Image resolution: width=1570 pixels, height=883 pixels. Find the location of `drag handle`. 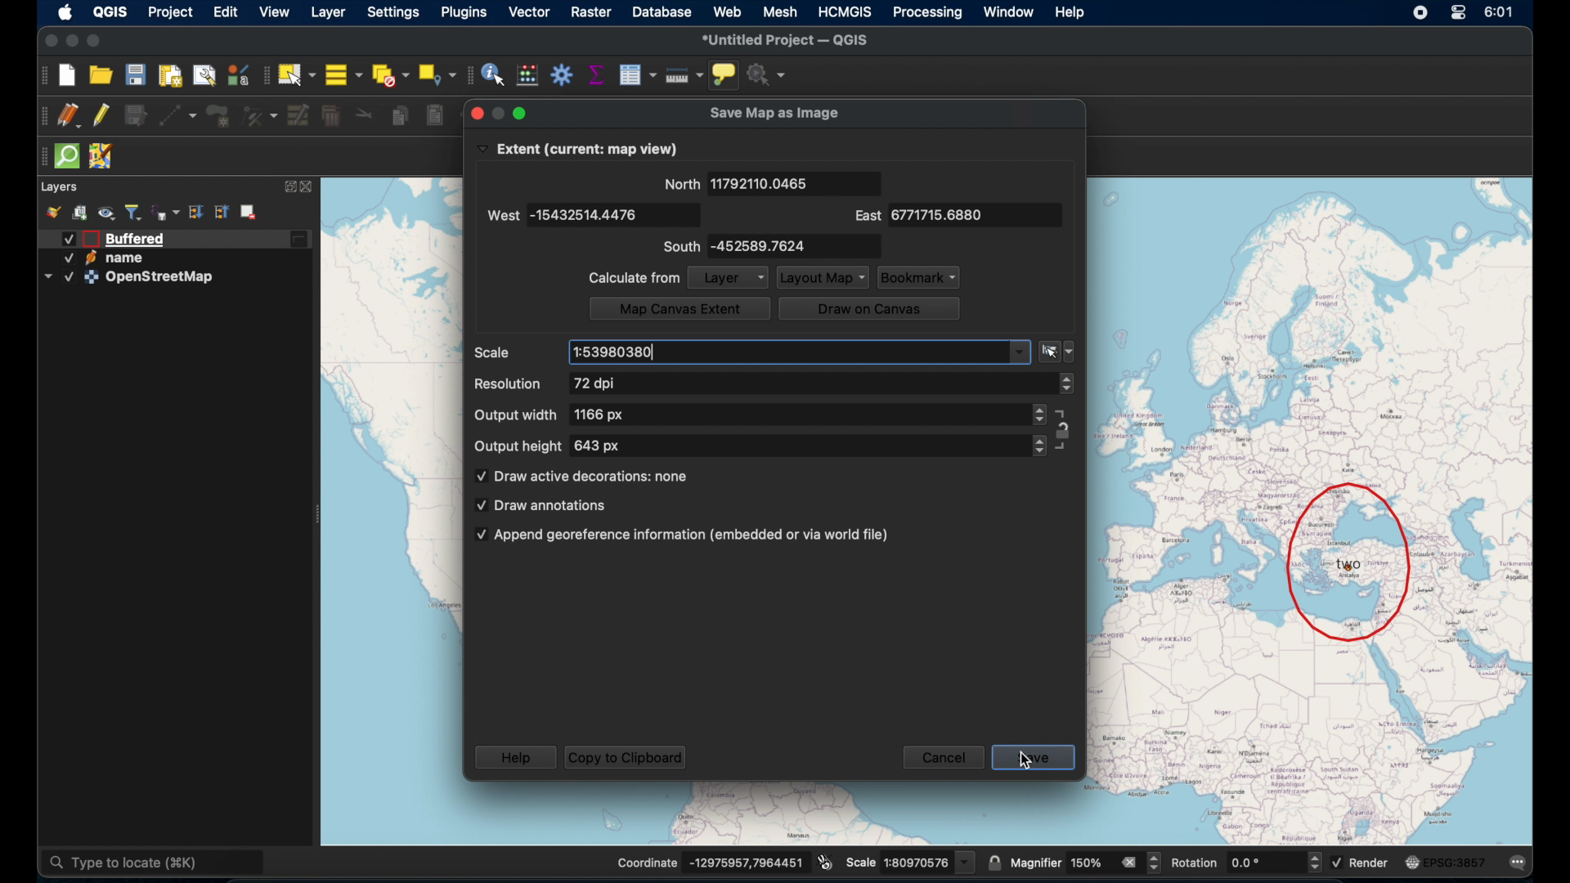

drag handle is located at coordinates (470, 74).